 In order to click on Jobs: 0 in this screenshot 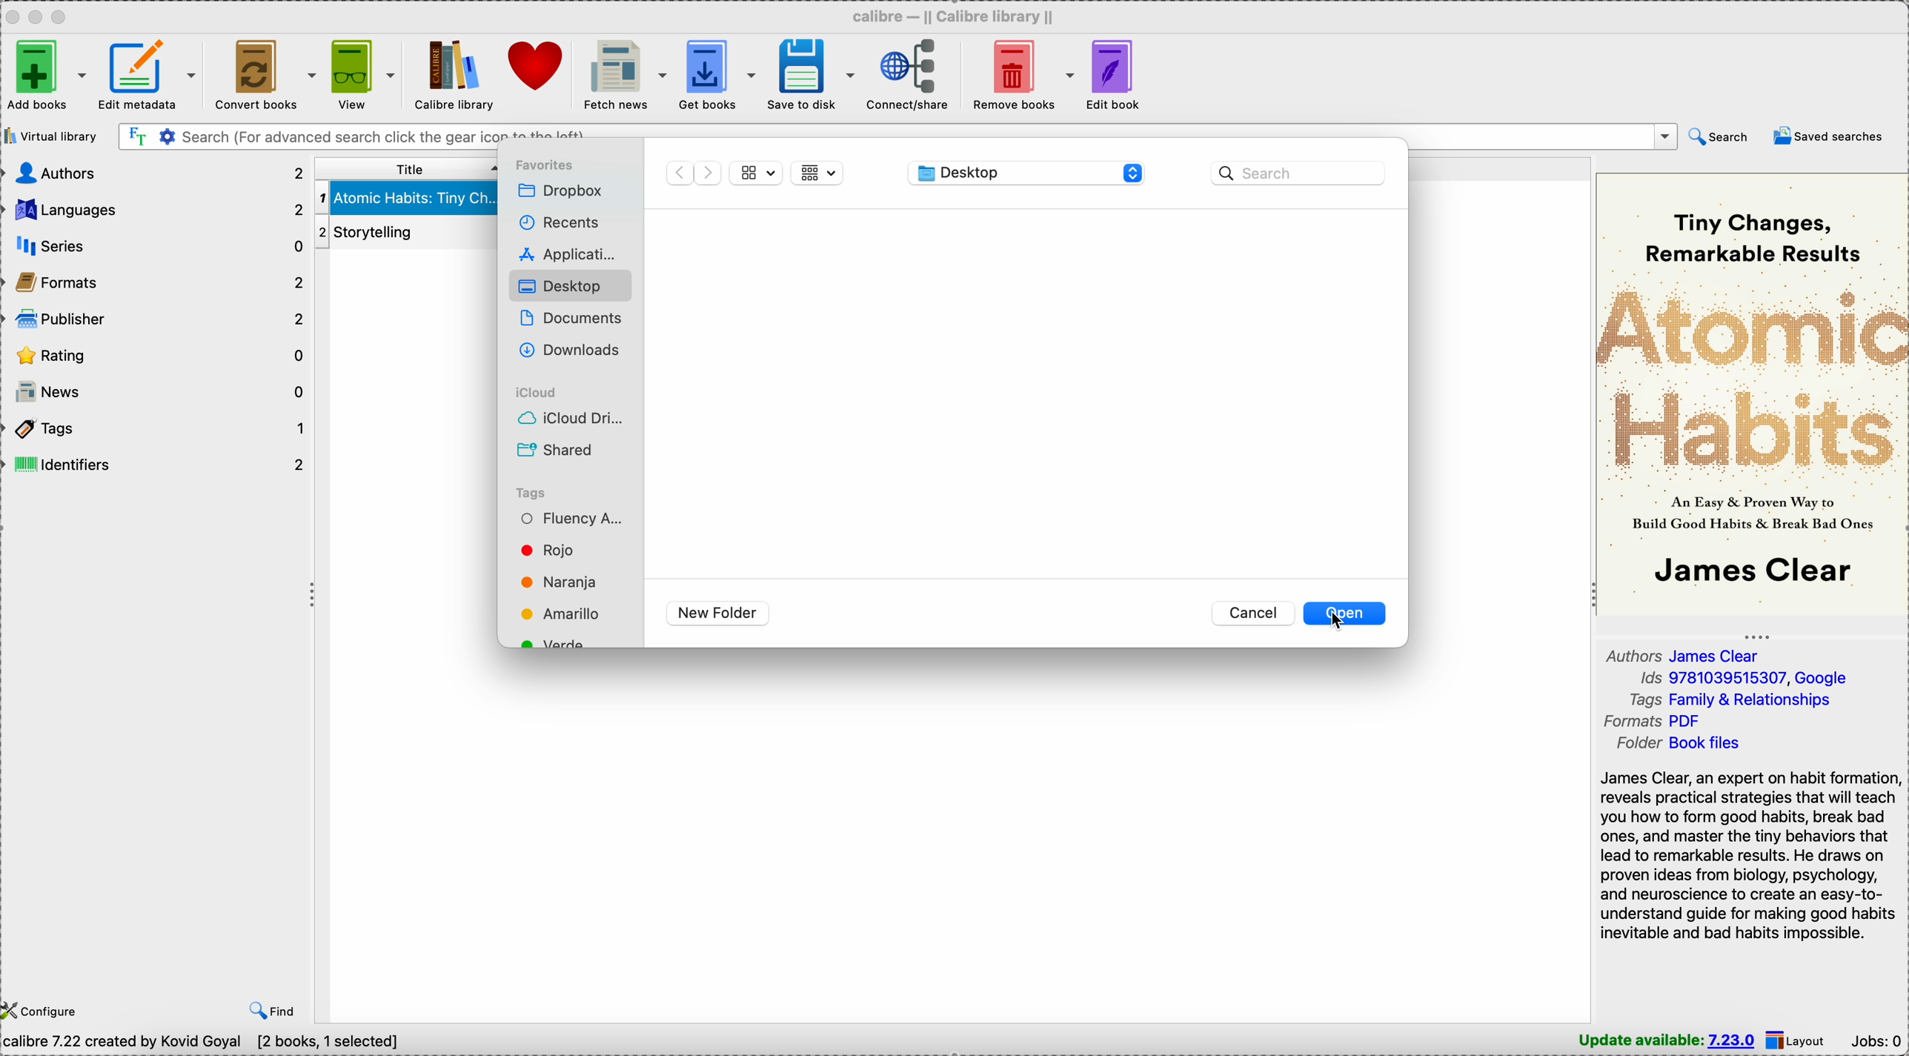, I will do `click(1876, 1039)`.